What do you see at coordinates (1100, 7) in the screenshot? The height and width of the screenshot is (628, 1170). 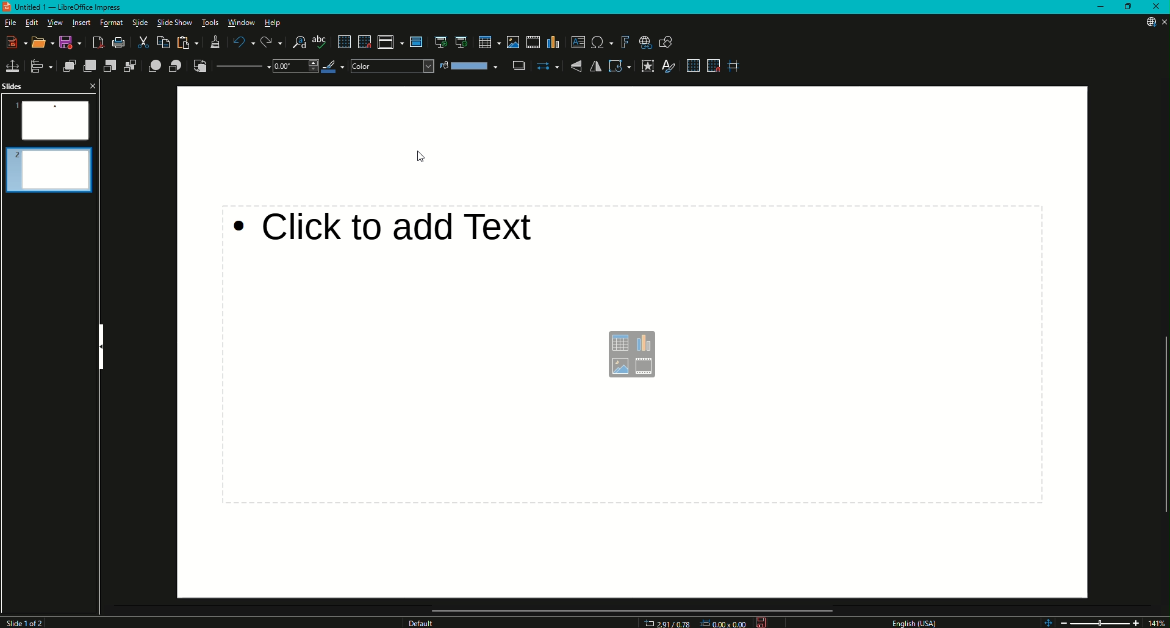 I see `Minimize` at bounding box center [1100, 7].